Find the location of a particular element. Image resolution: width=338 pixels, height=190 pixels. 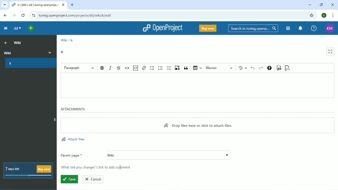

Cancel is located at coordinates (95, 179).